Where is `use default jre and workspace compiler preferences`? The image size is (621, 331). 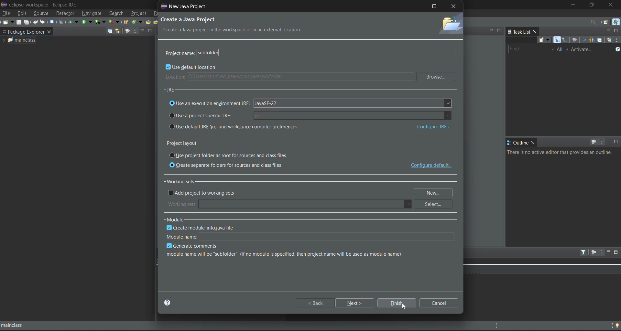 use default jre and workspace compiler preferences is located at coordinates (273, 127).